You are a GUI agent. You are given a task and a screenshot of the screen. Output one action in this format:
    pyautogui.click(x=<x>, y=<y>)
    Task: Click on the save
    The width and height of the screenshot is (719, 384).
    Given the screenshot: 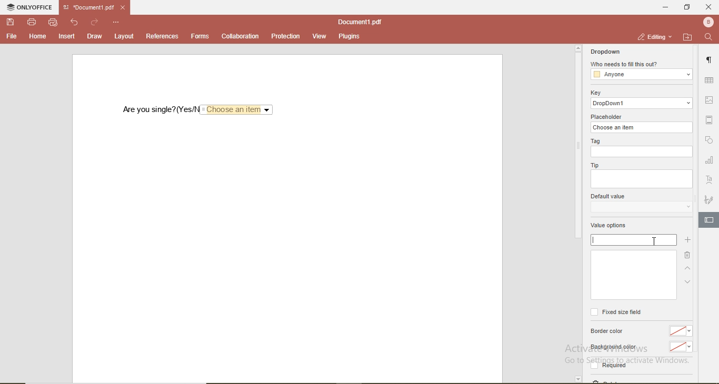 What is the action you would take?
    pyautogui.click(x=11, y=22)
    